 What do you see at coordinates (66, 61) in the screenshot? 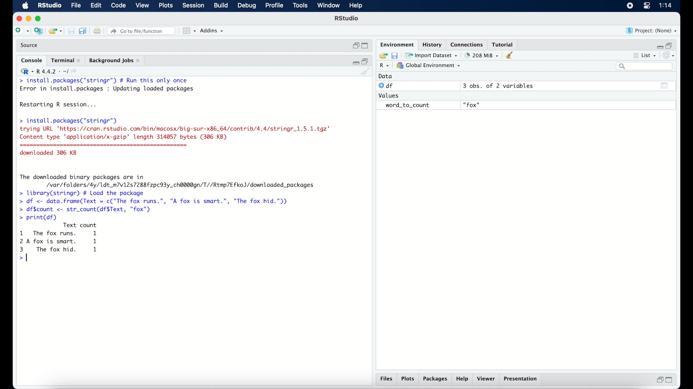
I see `terminal` at bounding box center [66, 61].